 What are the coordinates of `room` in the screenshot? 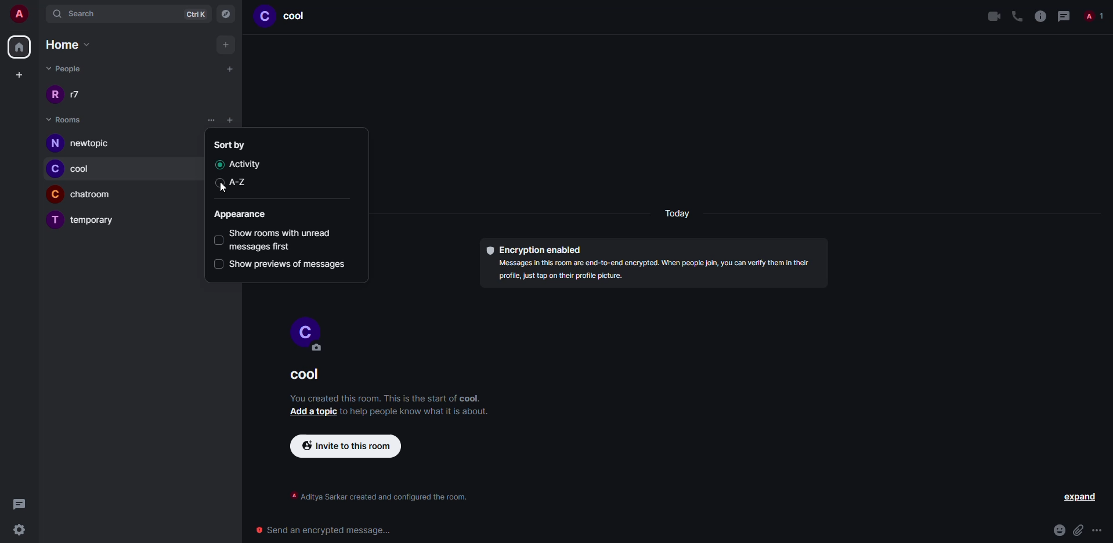 It's located at (89, 142).